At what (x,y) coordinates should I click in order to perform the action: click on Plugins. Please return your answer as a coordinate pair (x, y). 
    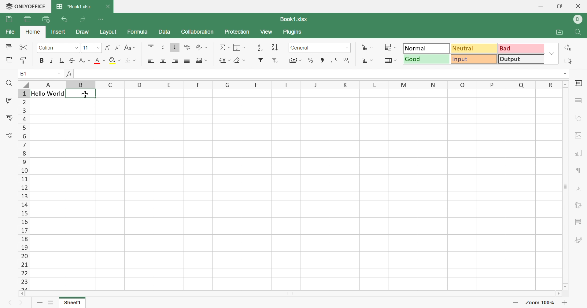
    Looking at the image, I should click on (292, 33).